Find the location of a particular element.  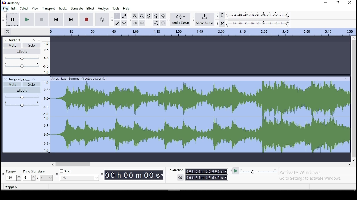

skip to end is located at coordinates (71, 19).